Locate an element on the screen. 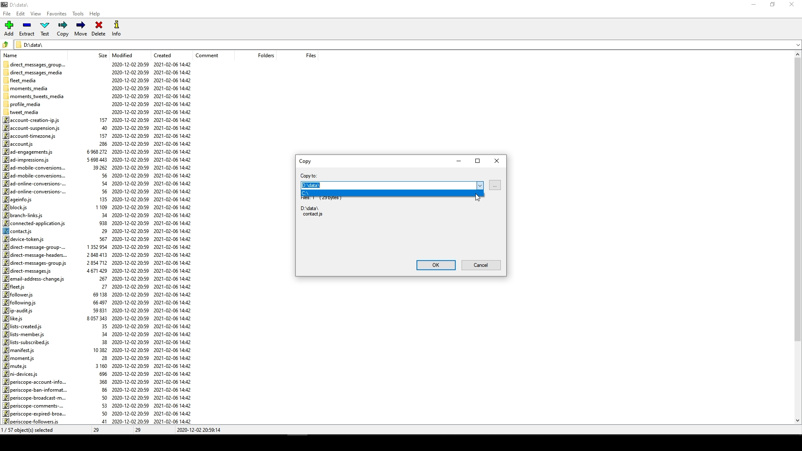  like.js is located at coordinates (15, 319).